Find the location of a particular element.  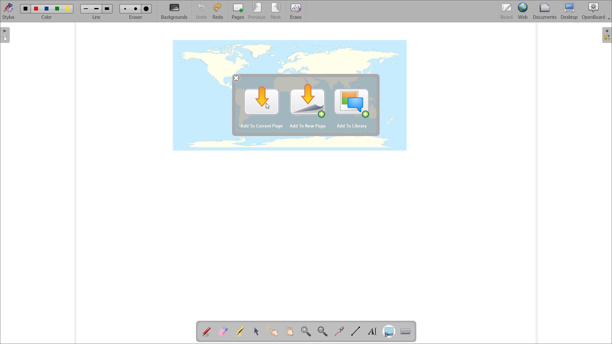

large is located at coordinates (146, 9).